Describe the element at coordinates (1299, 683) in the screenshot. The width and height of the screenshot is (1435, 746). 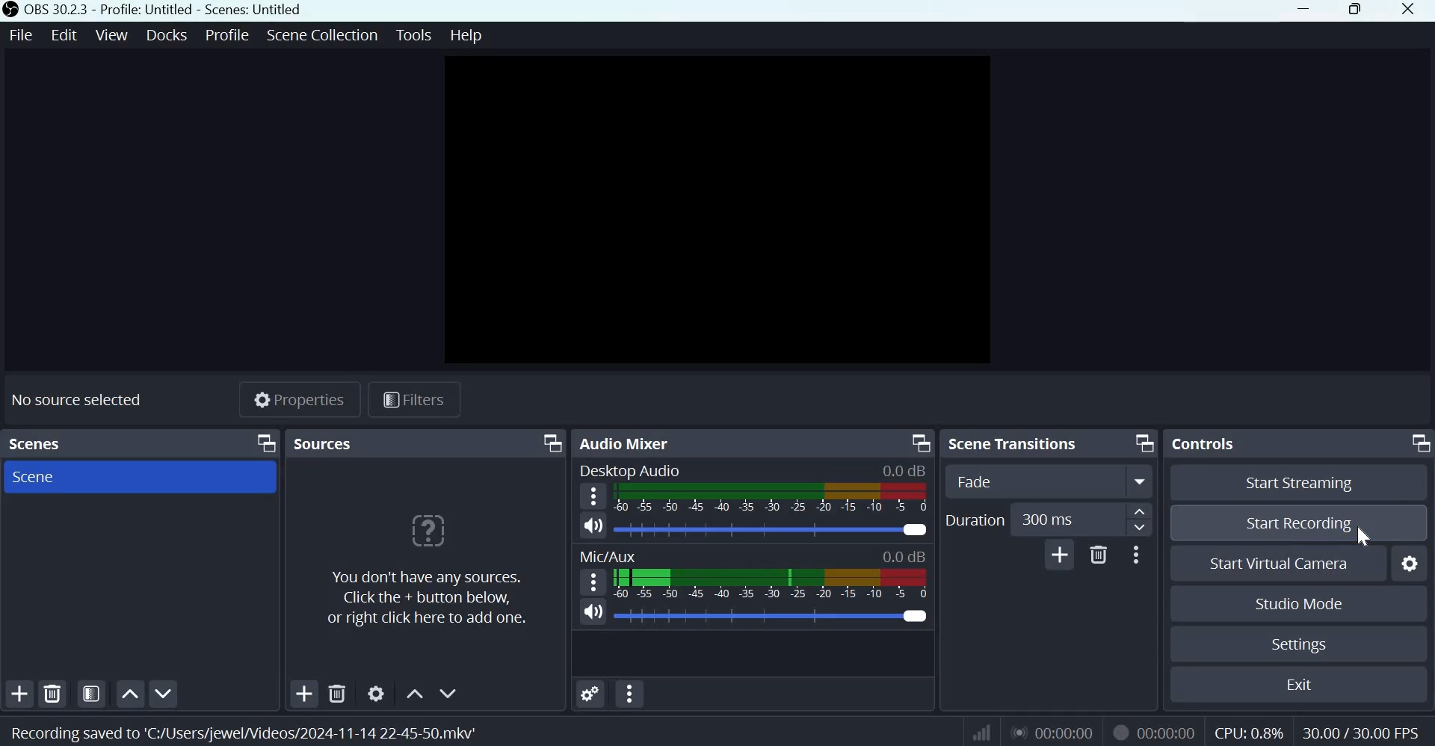
I see `exit` at that location.